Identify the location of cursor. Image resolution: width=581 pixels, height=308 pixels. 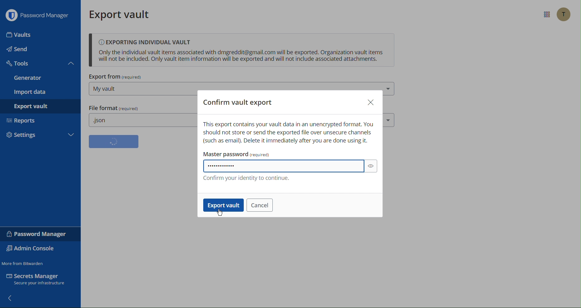
(221, 211).